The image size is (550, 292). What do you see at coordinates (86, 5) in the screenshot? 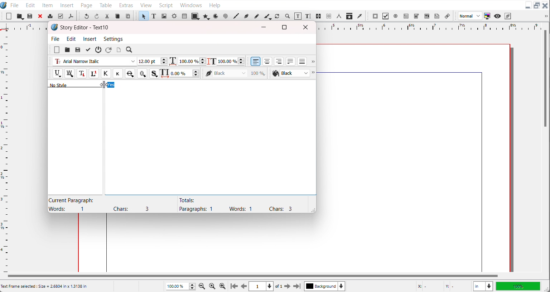
I see `Page` at bounding box center [86, 5].